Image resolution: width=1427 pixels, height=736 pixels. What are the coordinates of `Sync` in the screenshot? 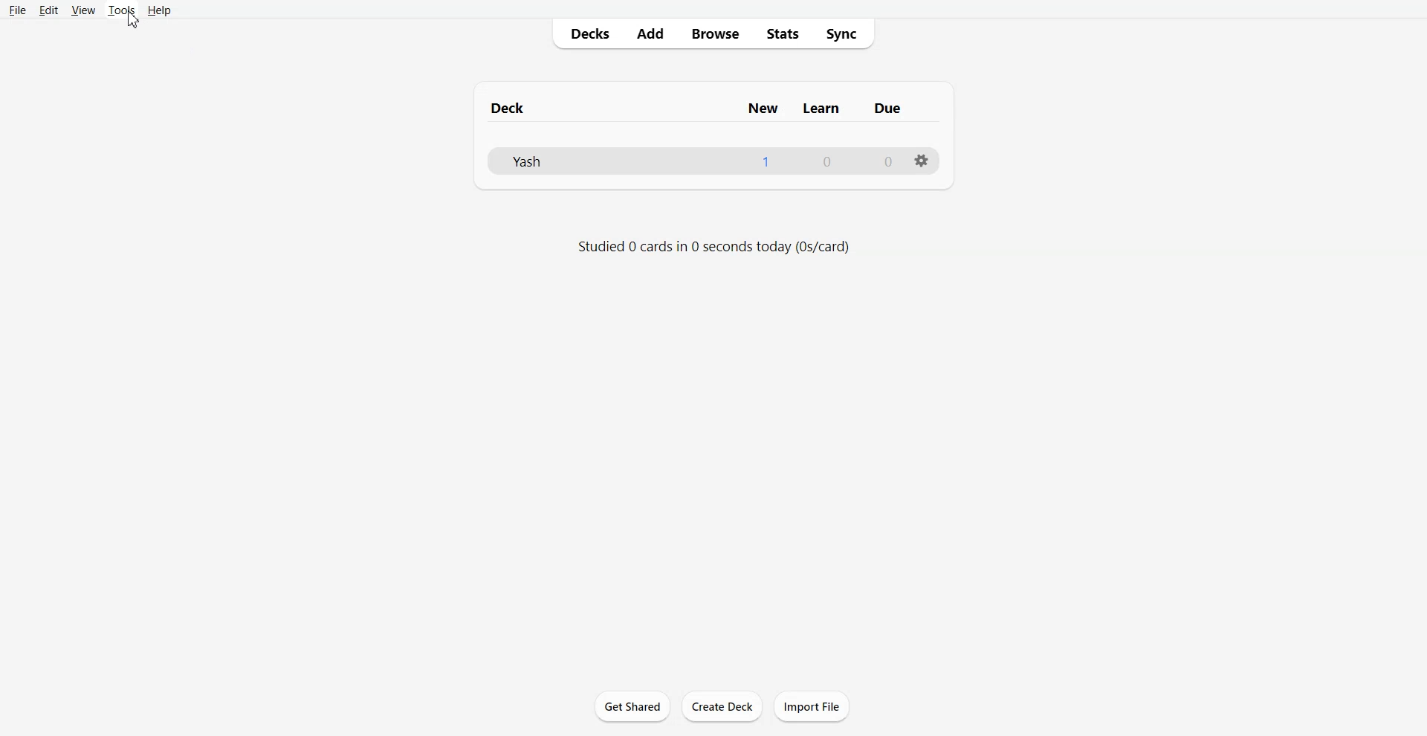 It's located at (847, 33).